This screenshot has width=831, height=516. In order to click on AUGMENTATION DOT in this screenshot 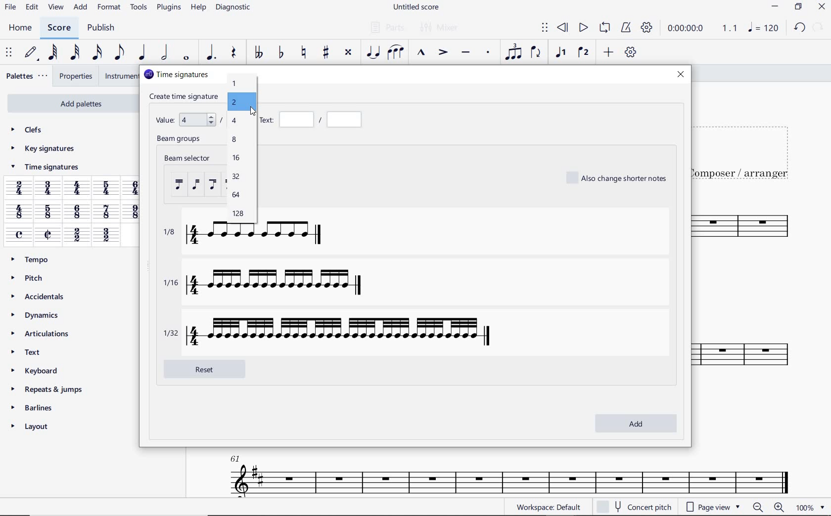, I will do `click(210, 53)`.